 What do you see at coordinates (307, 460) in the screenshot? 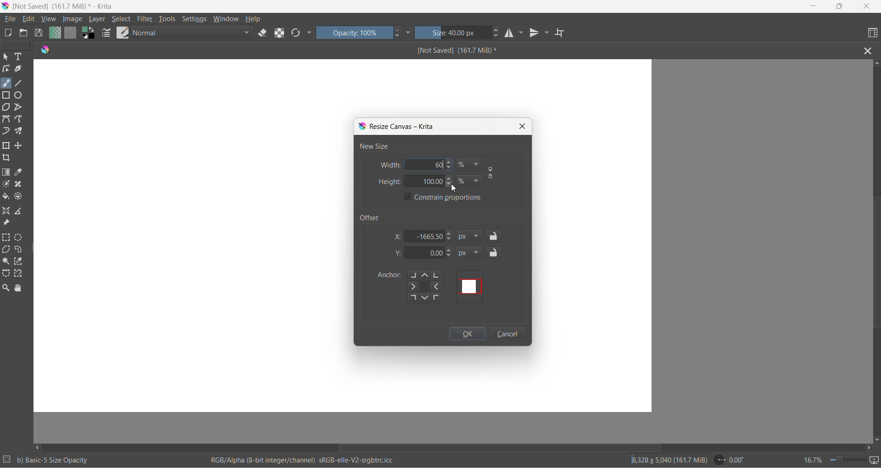
I see `rgb information` at bounding box center [307, 460].